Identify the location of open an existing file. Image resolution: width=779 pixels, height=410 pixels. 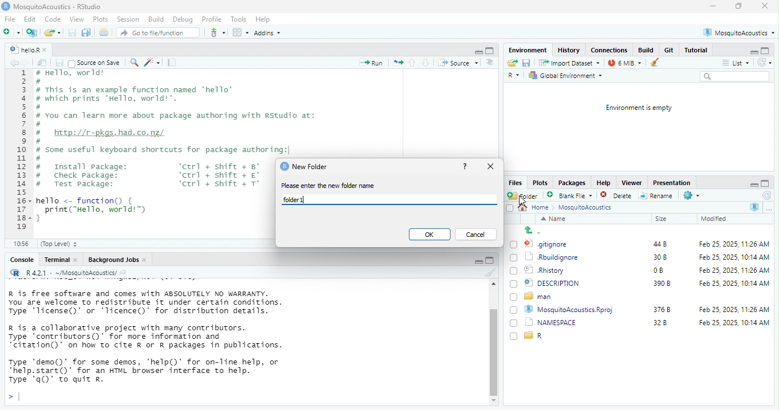
(53, 32).